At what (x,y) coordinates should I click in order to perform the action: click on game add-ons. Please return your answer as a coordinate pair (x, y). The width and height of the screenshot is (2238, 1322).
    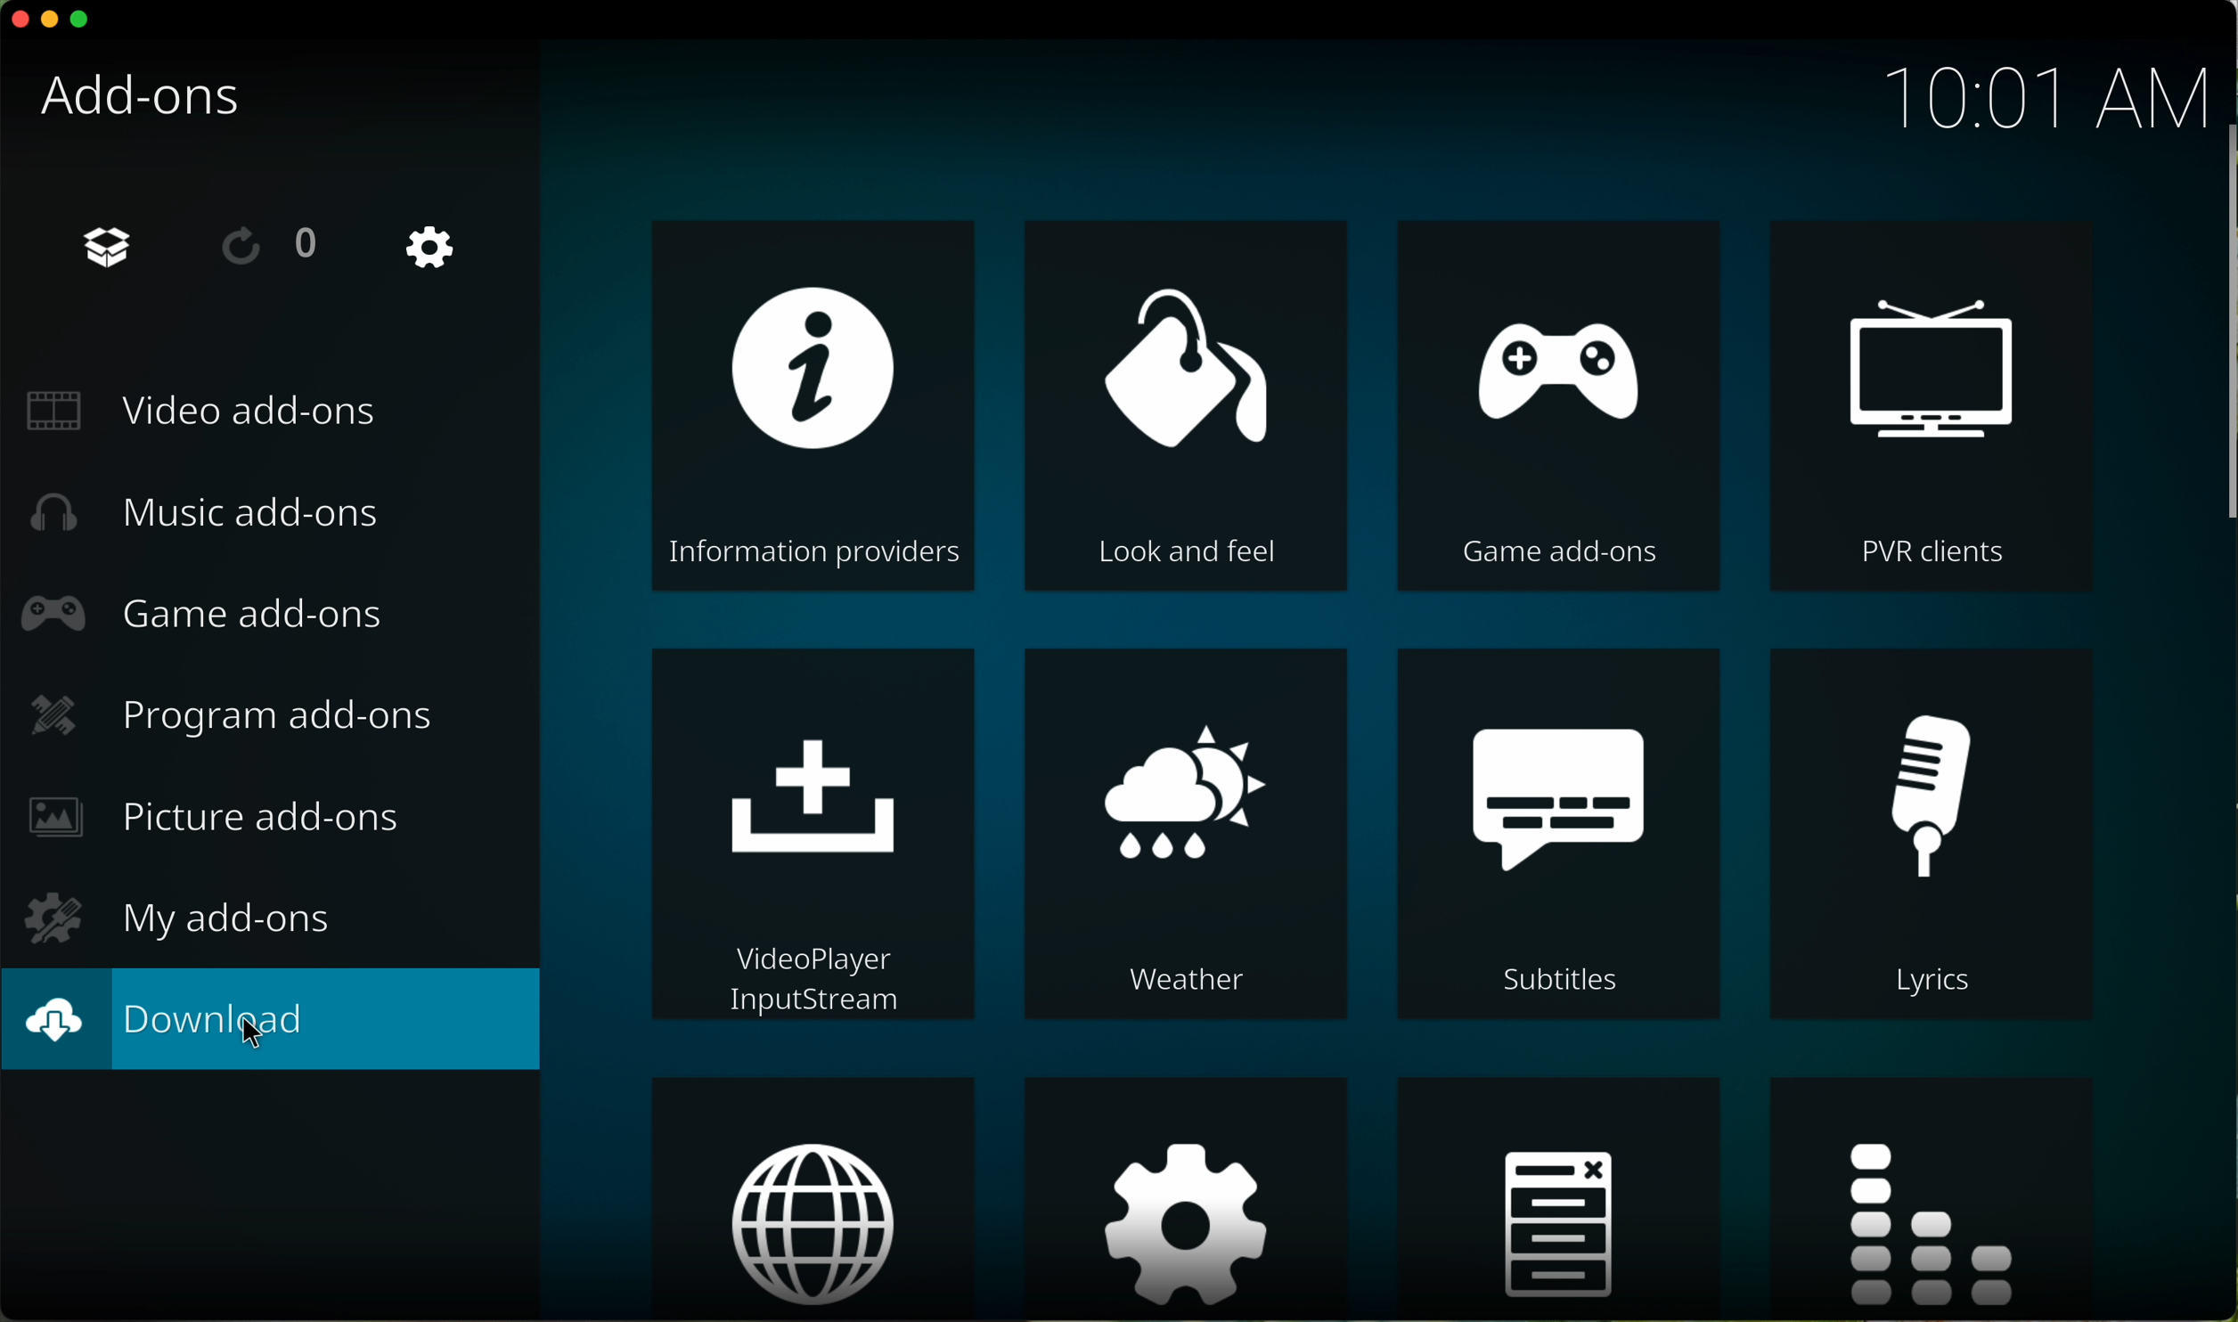
    Looking at the image, I should click on (208, 618).